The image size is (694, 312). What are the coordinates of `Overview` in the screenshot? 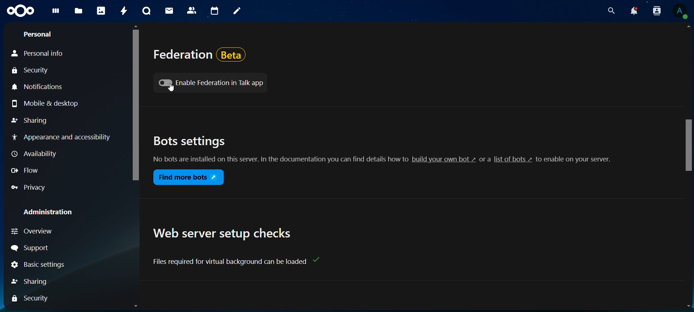 It's located at (32, 232).